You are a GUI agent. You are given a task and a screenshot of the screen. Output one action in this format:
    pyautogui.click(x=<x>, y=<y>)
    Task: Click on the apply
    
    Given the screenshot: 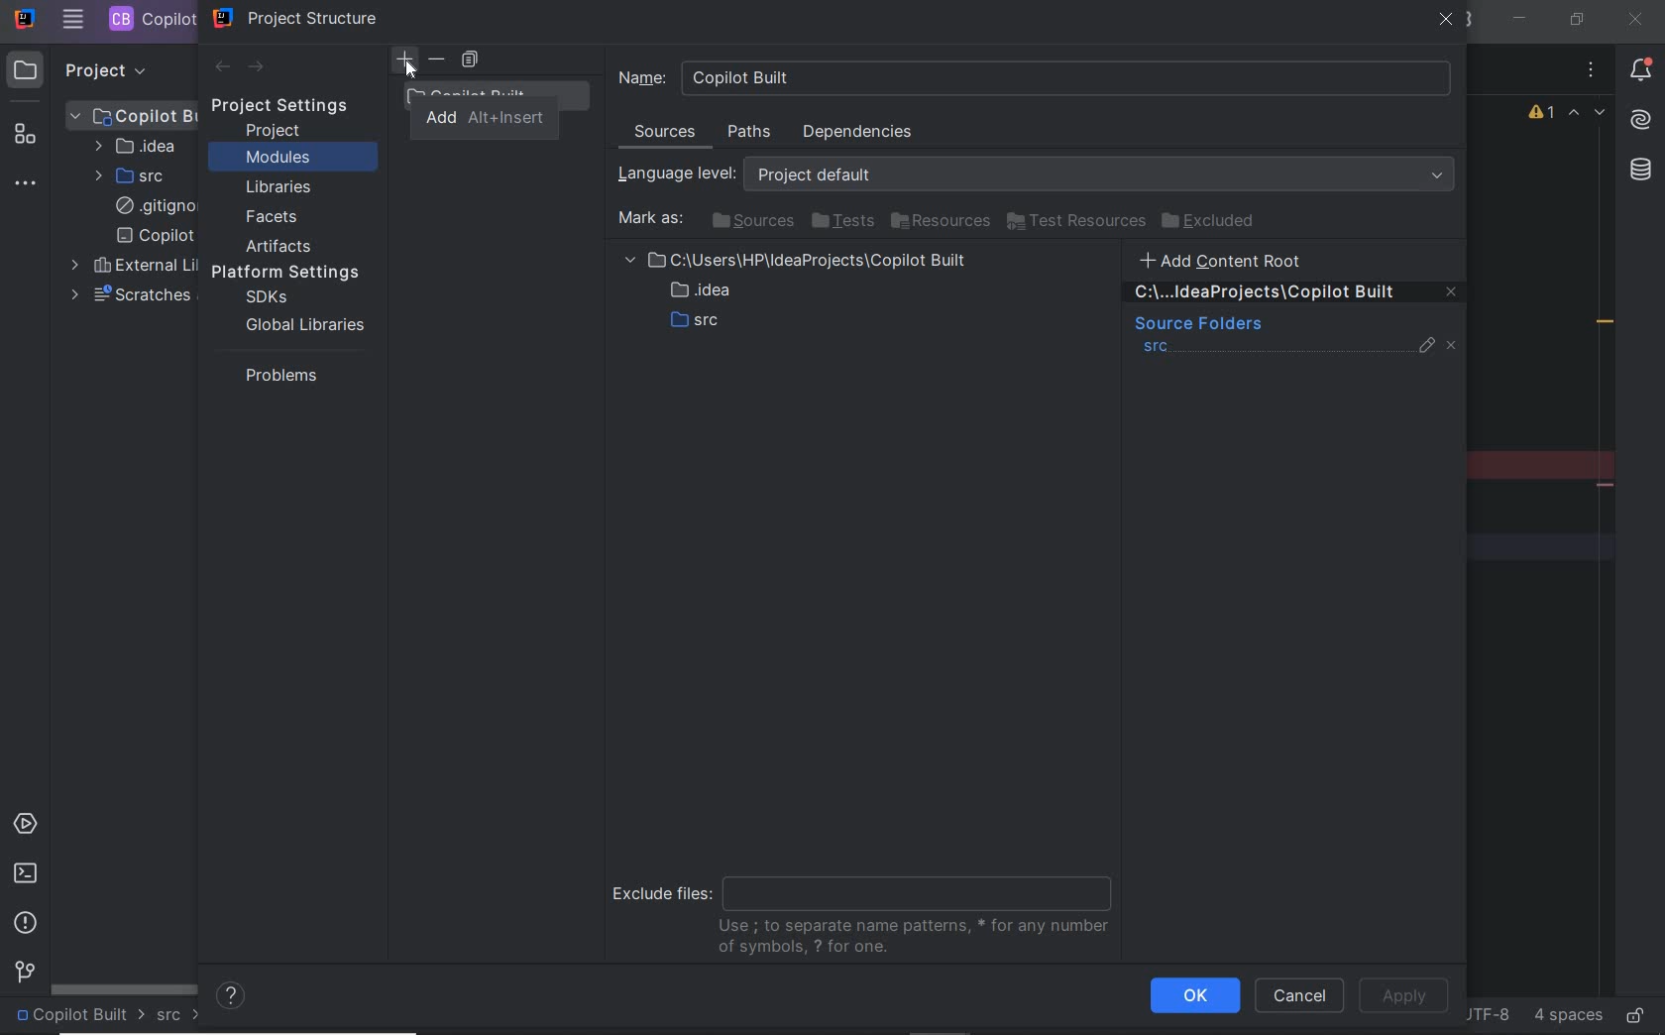 What is the action you would take?
    pyautogui.click(x=1409, y=994)
    